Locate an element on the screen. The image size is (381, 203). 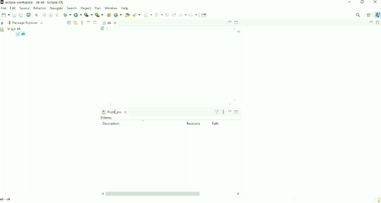
Package Explorer is located at coordinates (28, 23).